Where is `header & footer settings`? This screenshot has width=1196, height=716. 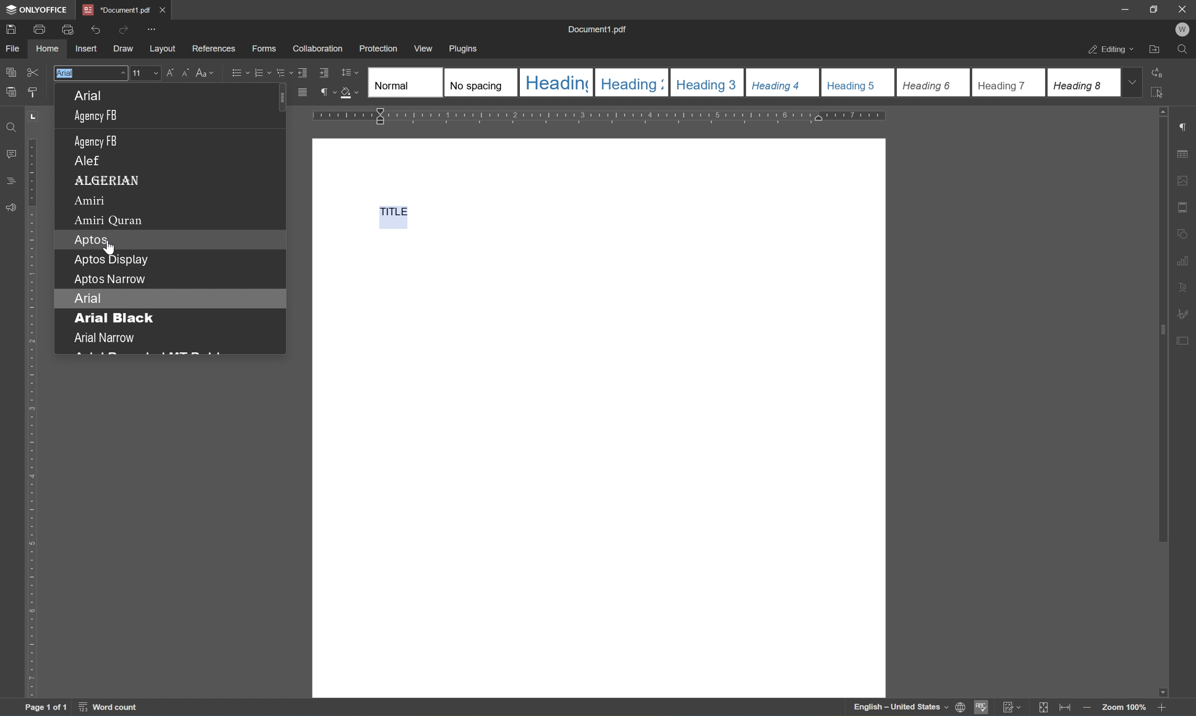
header & footer settings is located at coordinates (1185, 207).